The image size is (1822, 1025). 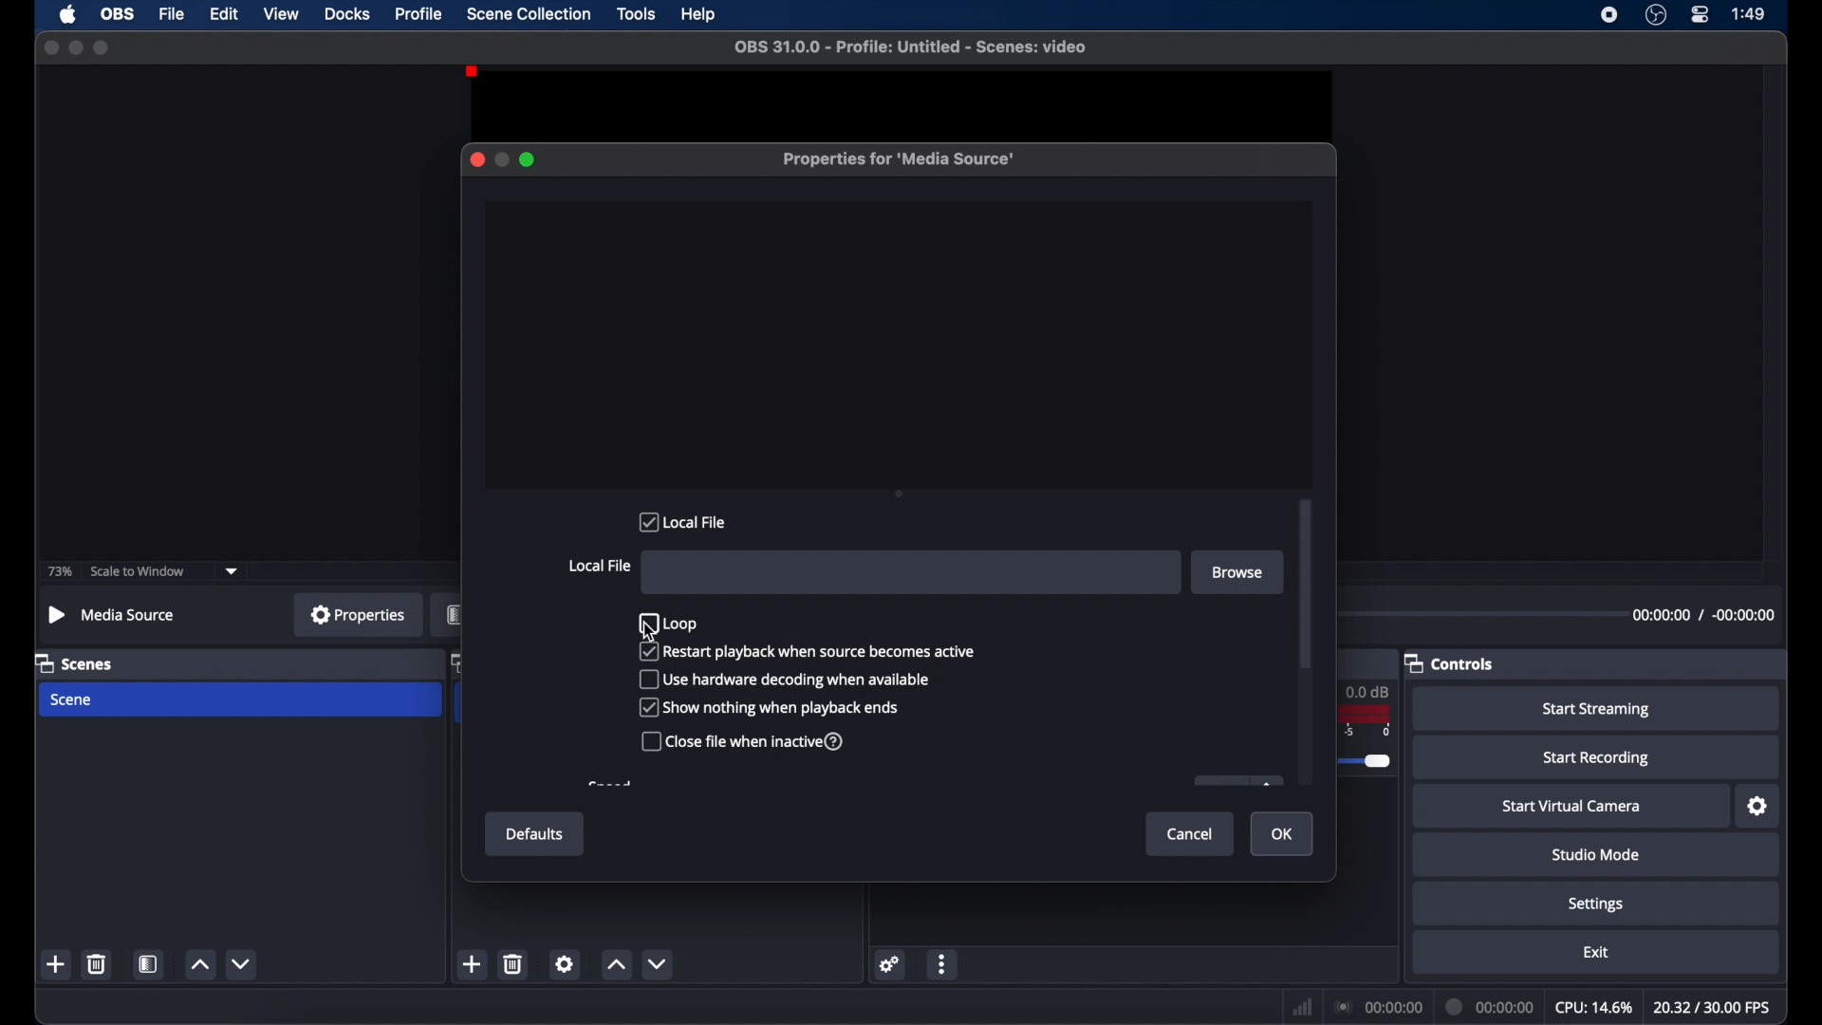 I want to click on decrement, so click(x=243, y=962).